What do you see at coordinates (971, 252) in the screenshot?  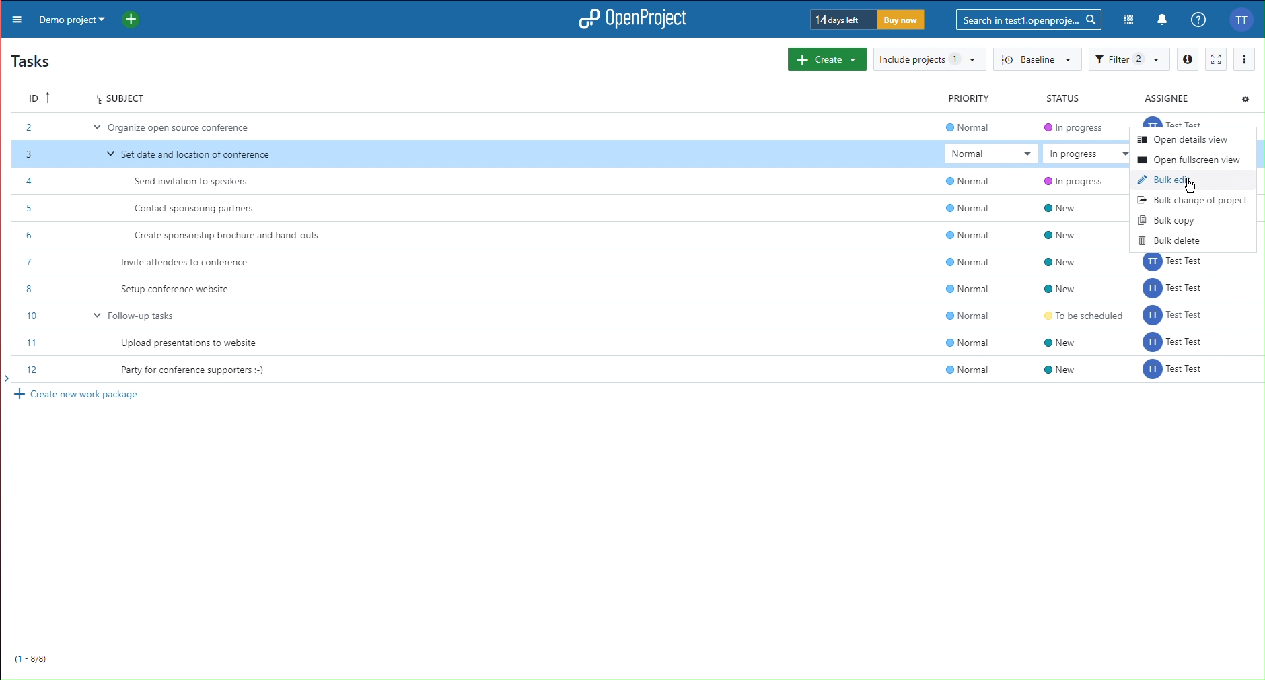 I see `normal` at bounding box center [971, 252].